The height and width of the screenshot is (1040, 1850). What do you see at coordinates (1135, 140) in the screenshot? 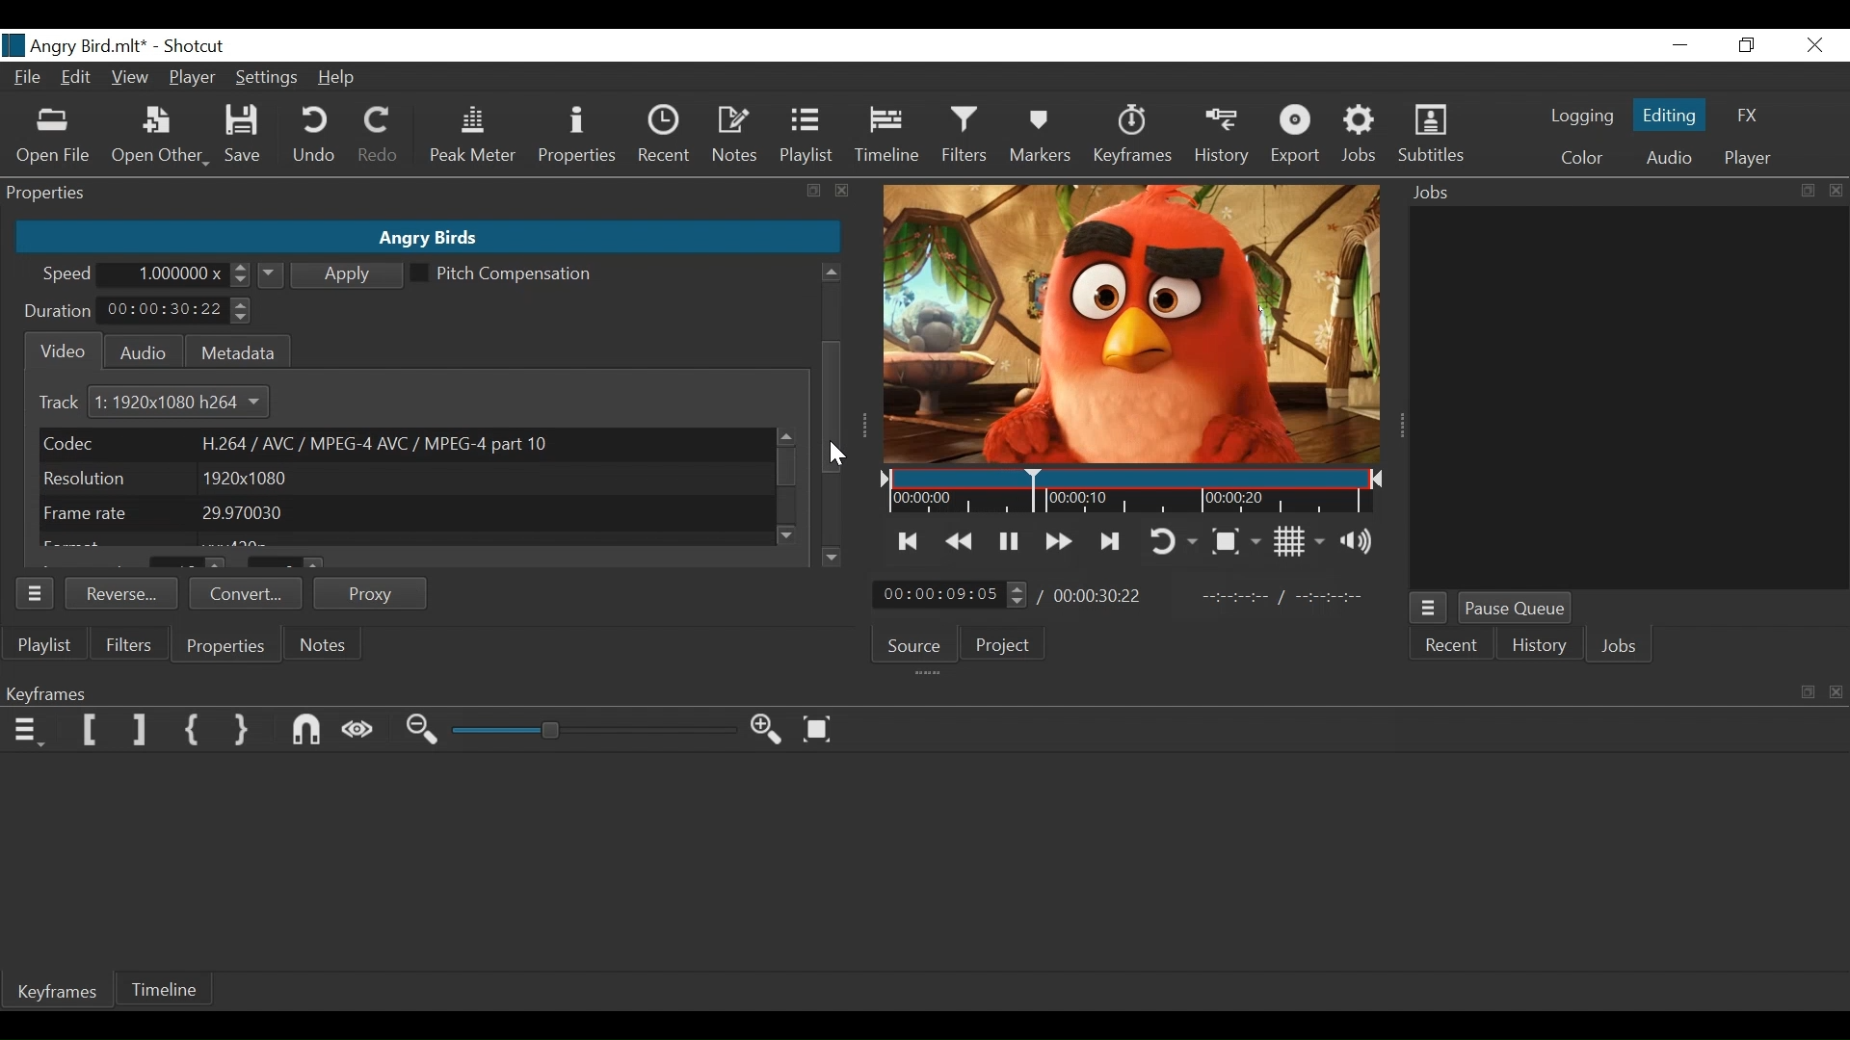
I see `Keyframe` at bounding box center [1135, 140].